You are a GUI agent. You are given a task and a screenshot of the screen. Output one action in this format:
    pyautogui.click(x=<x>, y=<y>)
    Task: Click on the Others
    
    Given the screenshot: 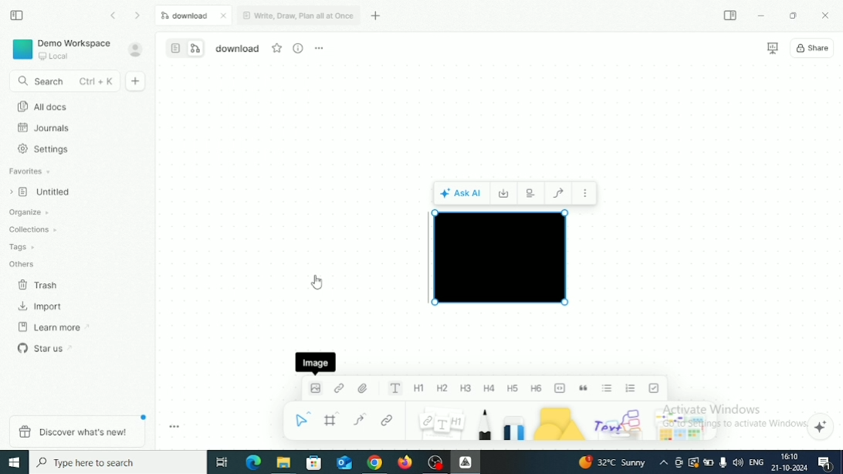 What is the action you would take?
    pyautogui.click(x=620, y=422)
    